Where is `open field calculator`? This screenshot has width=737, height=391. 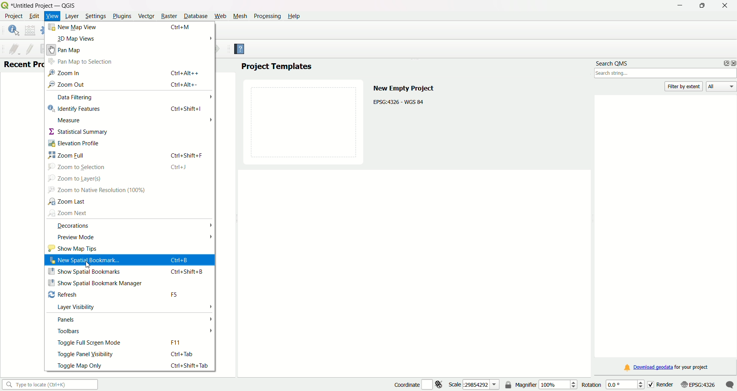 open field calculator is located at coordinates (30, 30).